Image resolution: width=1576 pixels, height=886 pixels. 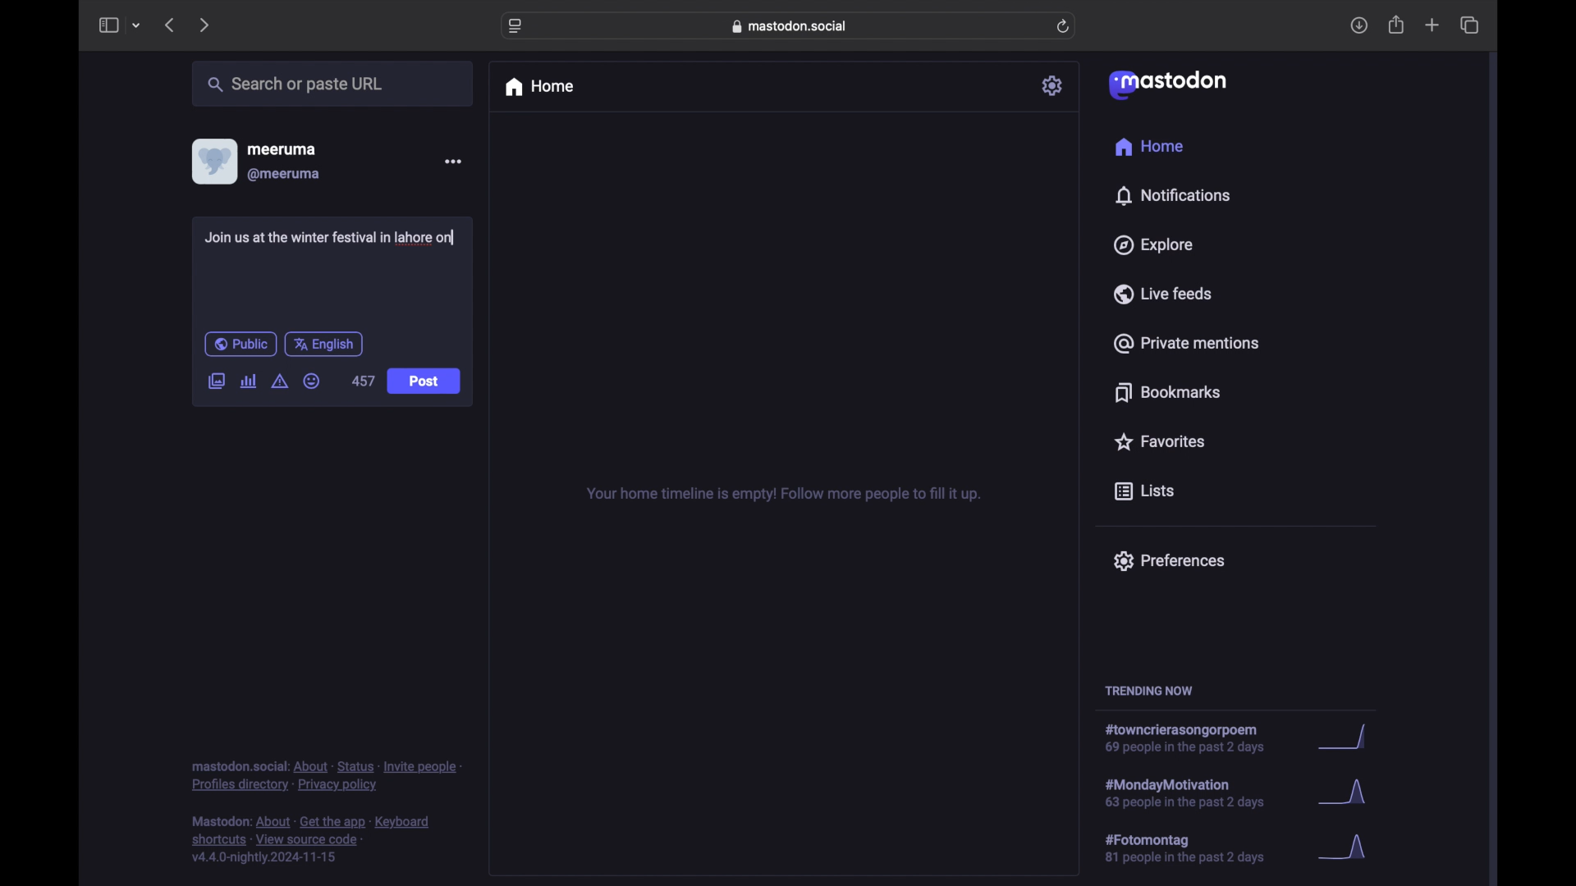 What do you see at coordinates (284, 175) in the screenshot?
I see `@meeruma` at bounding box center [284, 175].